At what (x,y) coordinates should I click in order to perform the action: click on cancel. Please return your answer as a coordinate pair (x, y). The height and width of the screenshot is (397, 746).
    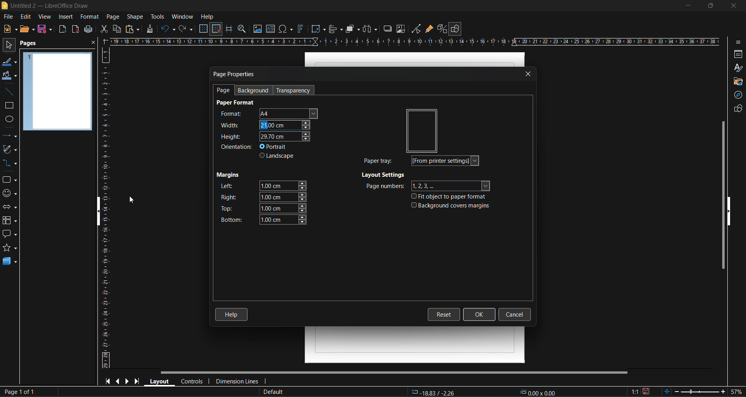
    Looking at the image, I should click on (515, 315).